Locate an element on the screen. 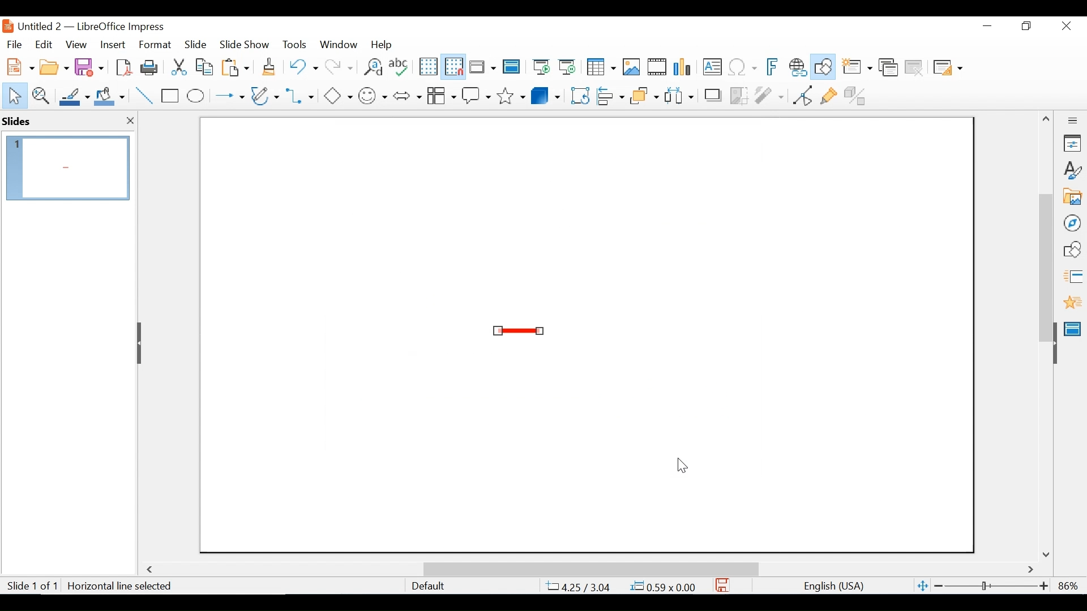 The height and width of the screenshot is (611, 1087). Navigator is located at coordinates (1072, 222).